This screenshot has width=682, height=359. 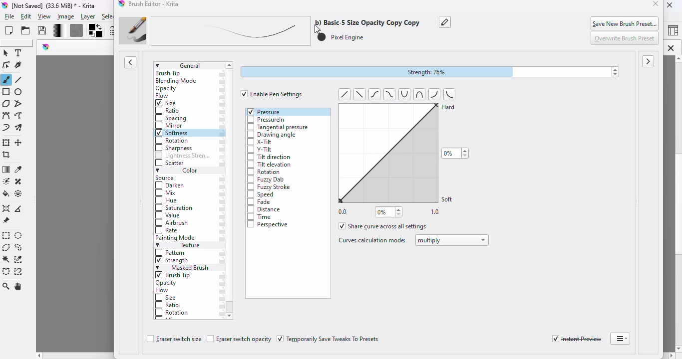 I want to click on logo, so click(x=46, y=47).